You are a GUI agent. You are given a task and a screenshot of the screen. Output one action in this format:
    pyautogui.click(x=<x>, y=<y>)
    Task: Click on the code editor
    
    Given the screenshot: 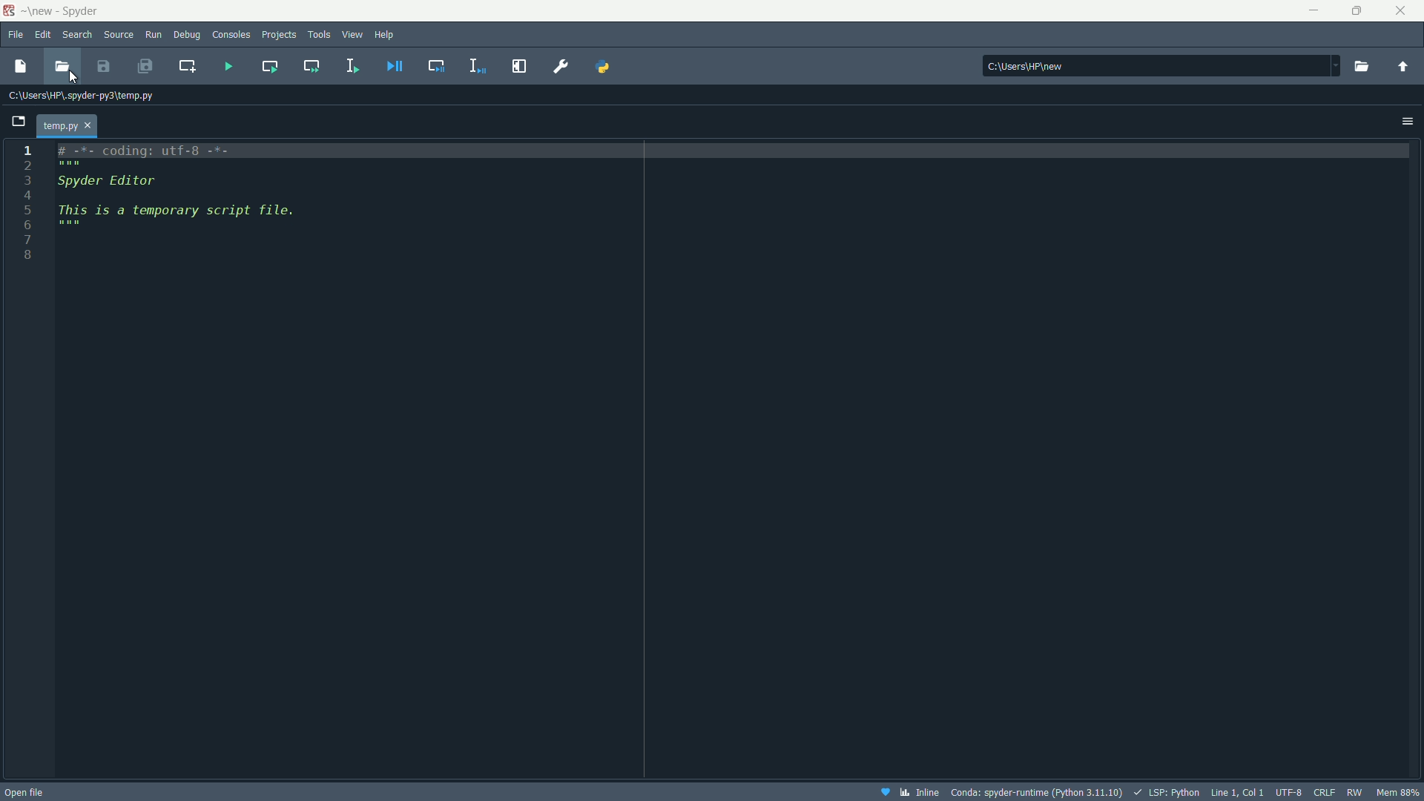 What is the action you would take?
    pyautogui.click(x=352, y=461)
    